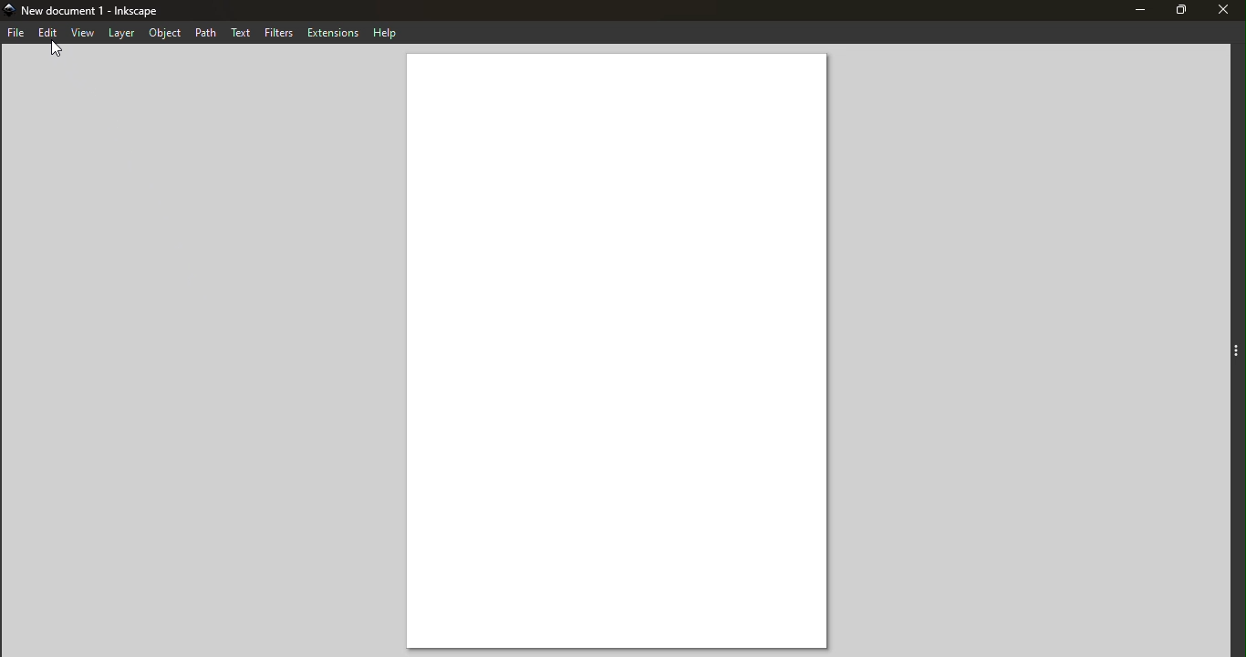 Image resolution: width=1246 pixels, height=657 pixels. What do you see at coordinates (17, 34) in the screenshot?
I see `File` at bounding box center [17, 34].